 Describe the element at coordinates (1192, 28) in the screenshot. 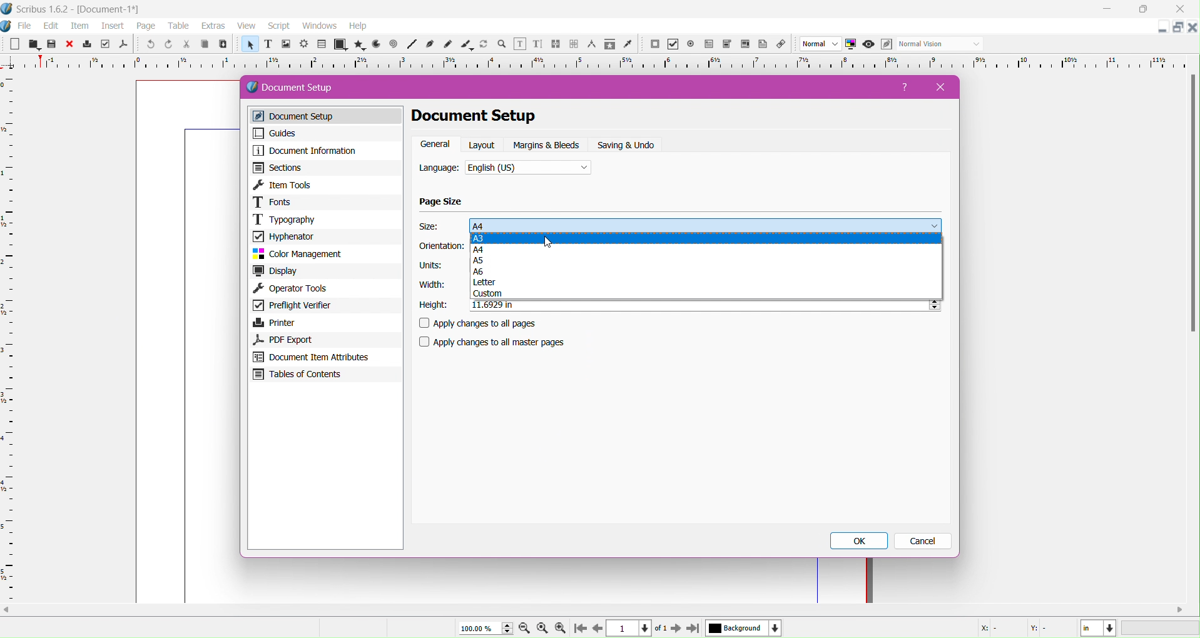

I see `close document` at that location.